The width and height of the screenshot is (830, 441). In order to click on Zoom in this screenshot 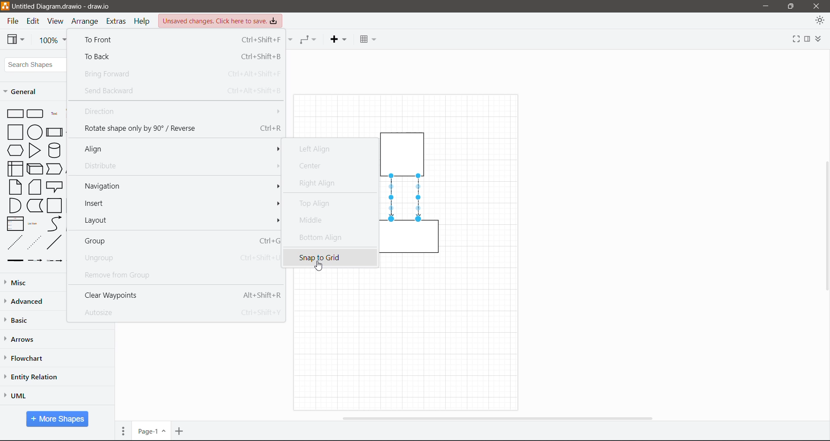, I will do `click(53, 41)`.